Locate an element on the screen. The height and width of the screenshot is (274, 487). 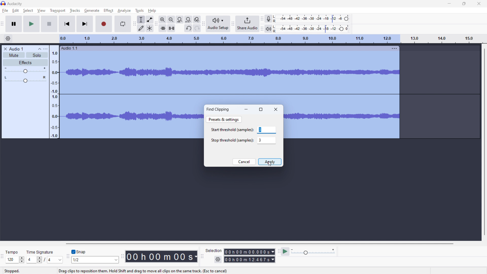
effect is located at coordinates (109, 11).